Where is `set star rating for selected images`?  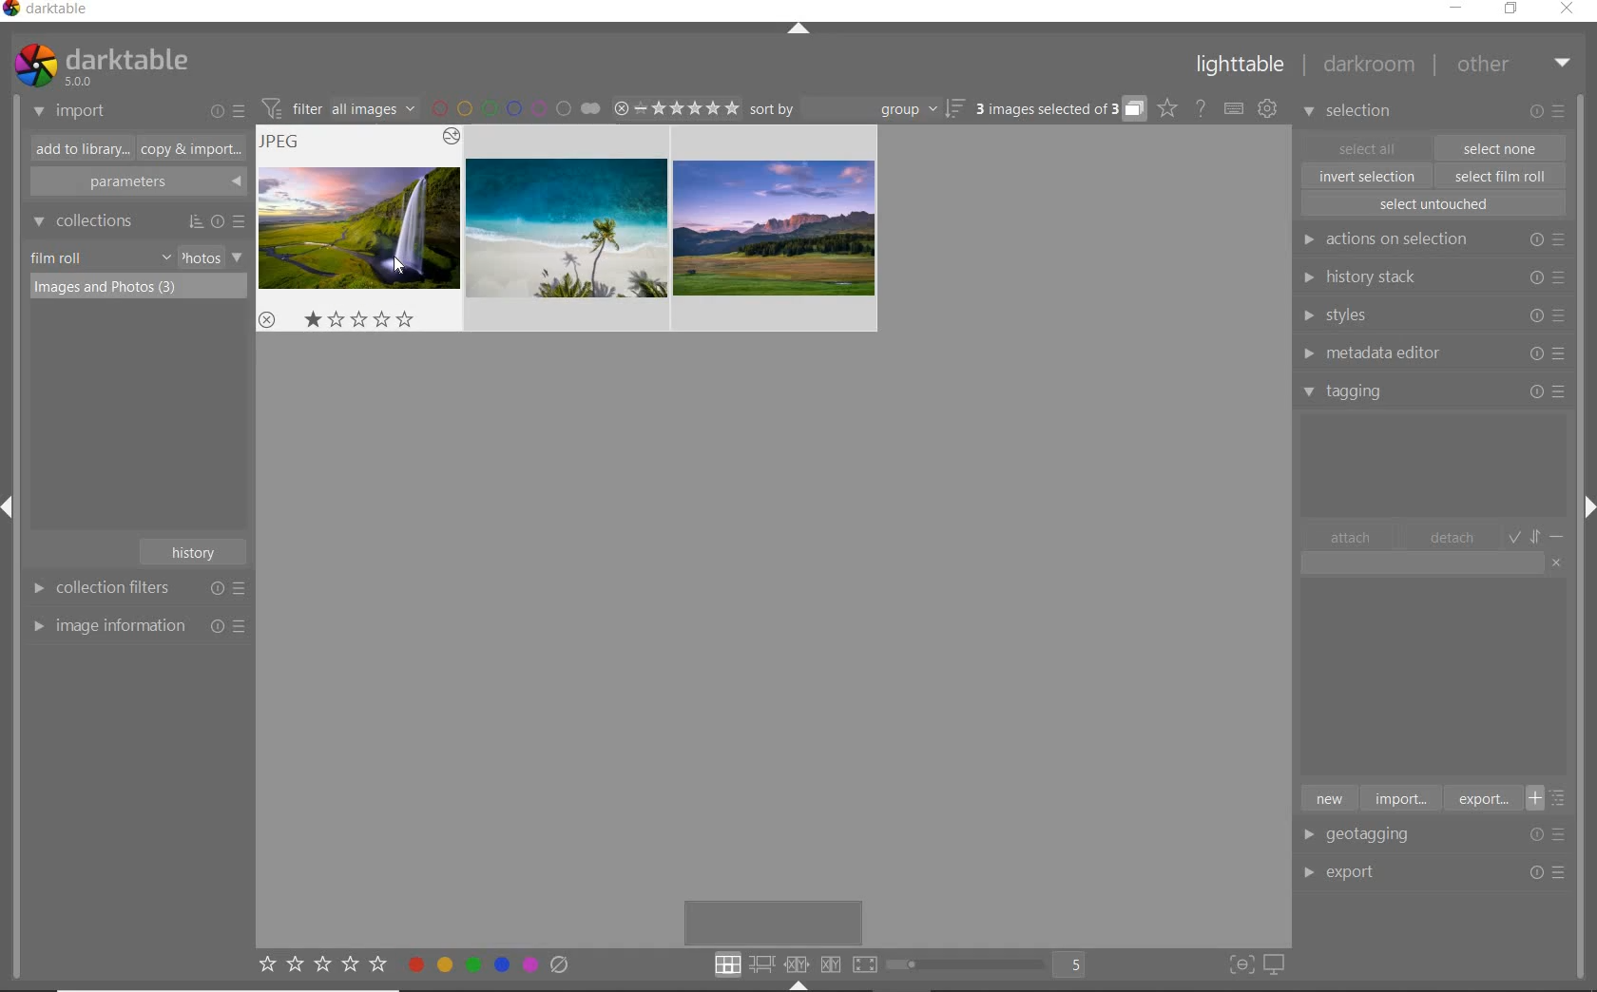 set star rating for selected images is located at coordinates (321, 967).